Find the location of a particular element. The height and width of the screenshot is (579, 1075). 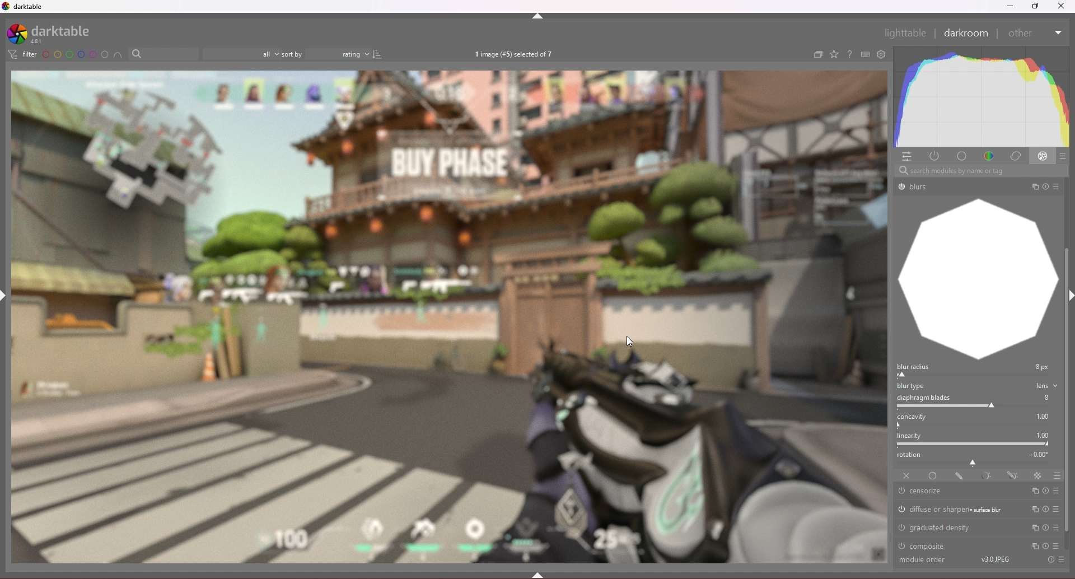

linearity is located at coordinates (978, 440).